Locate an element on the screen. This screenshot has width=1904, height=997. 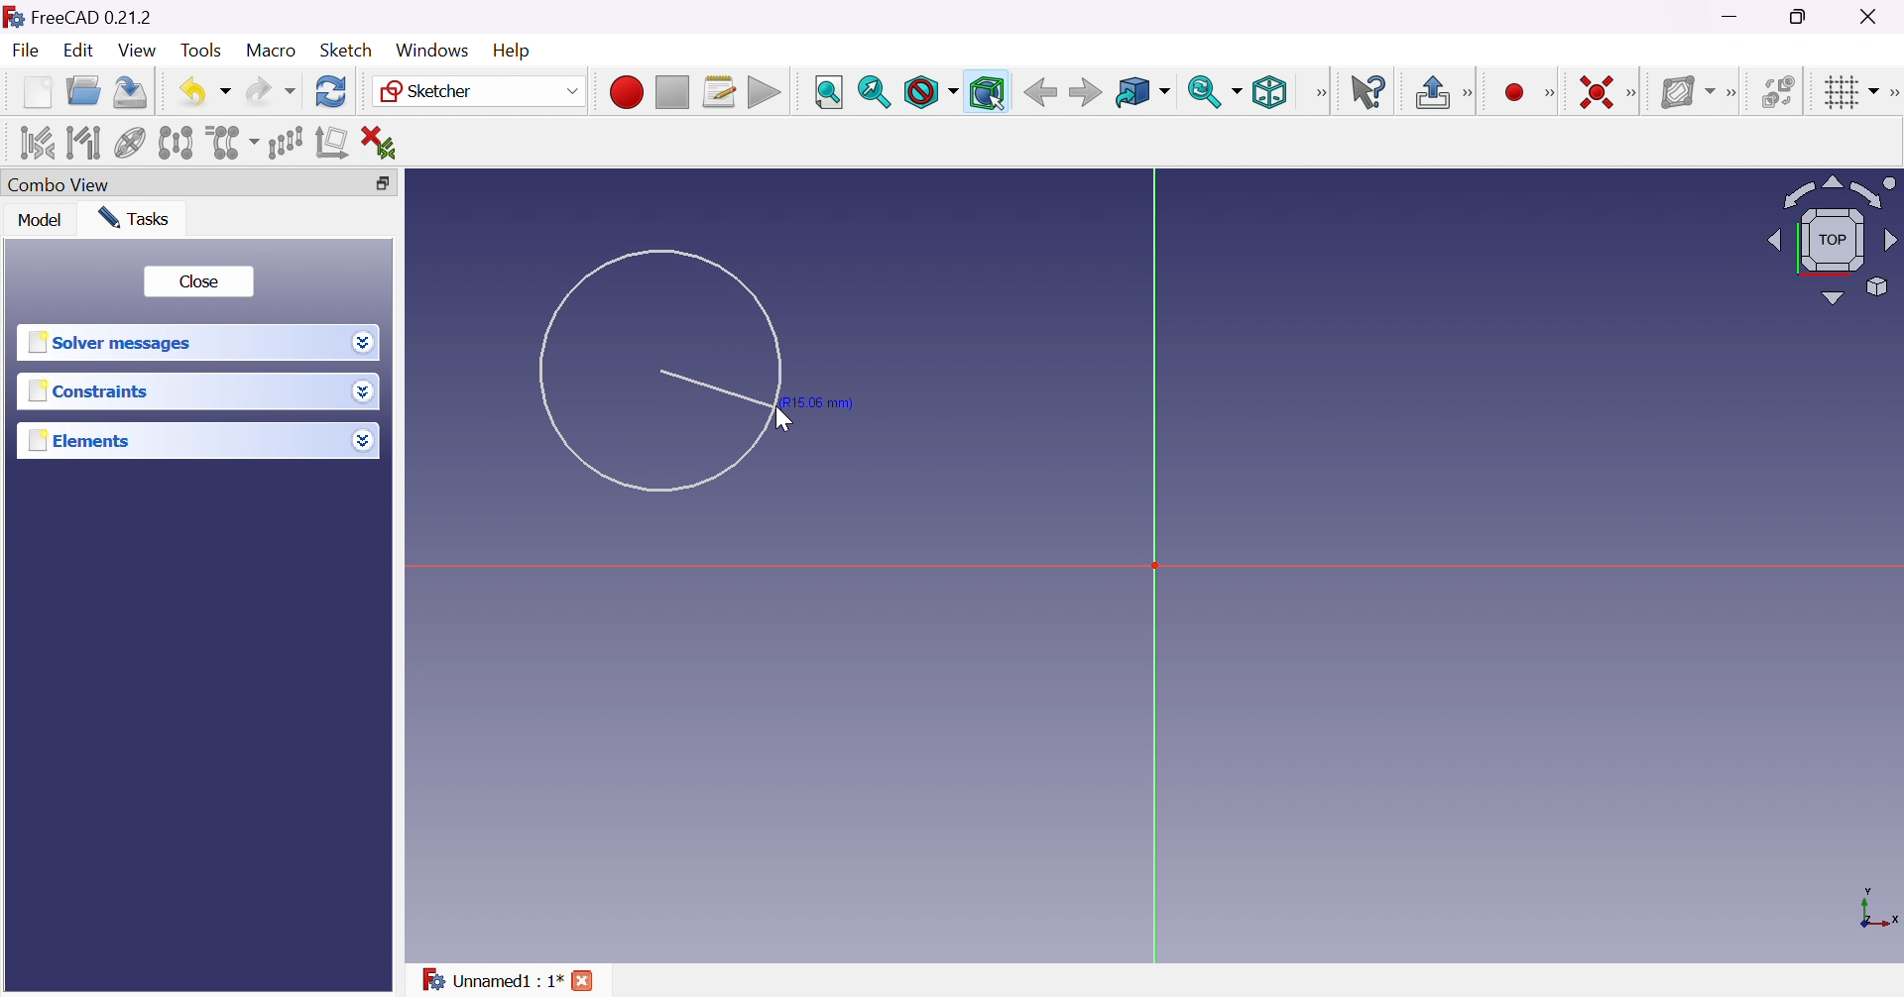
New is located at coordinates (38, 91).